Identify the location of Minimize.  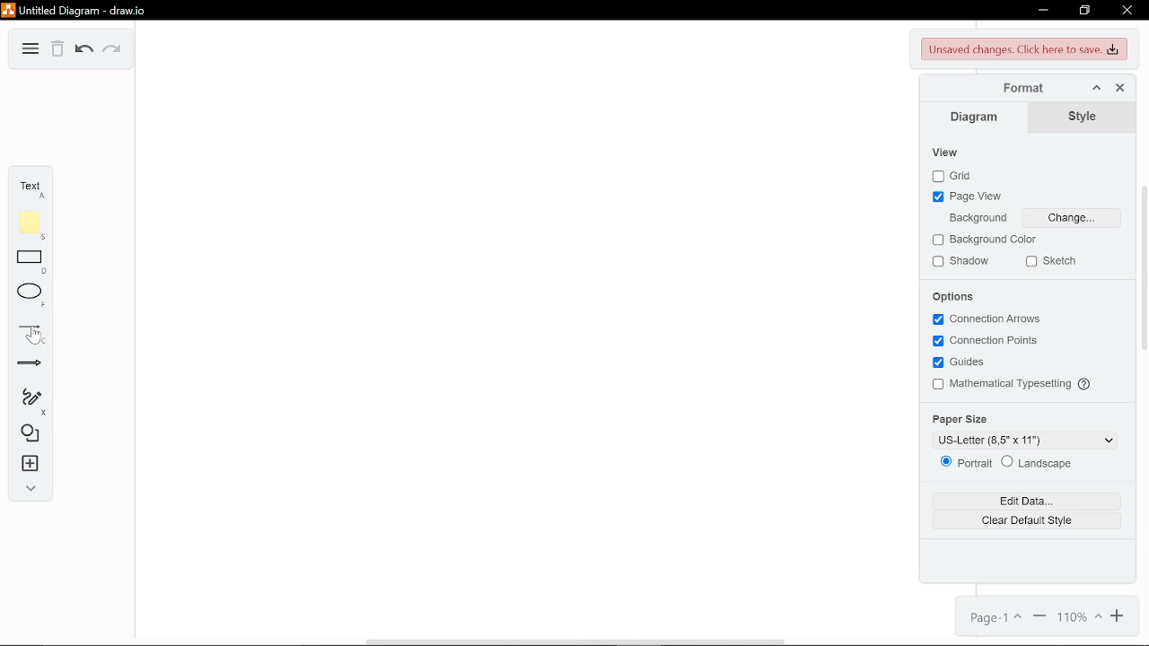
(1041, 10).